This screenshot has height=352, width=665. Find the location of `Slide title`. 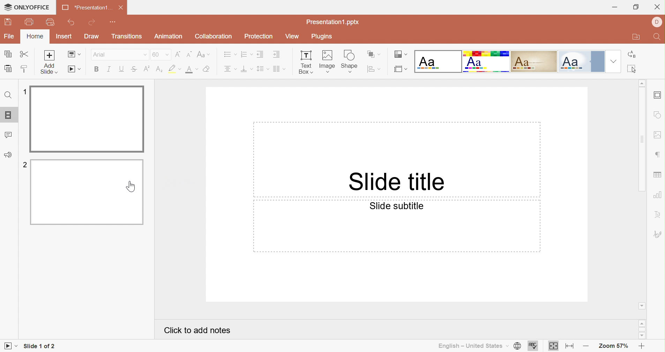

Slide title is located at coordinates (397, 183).